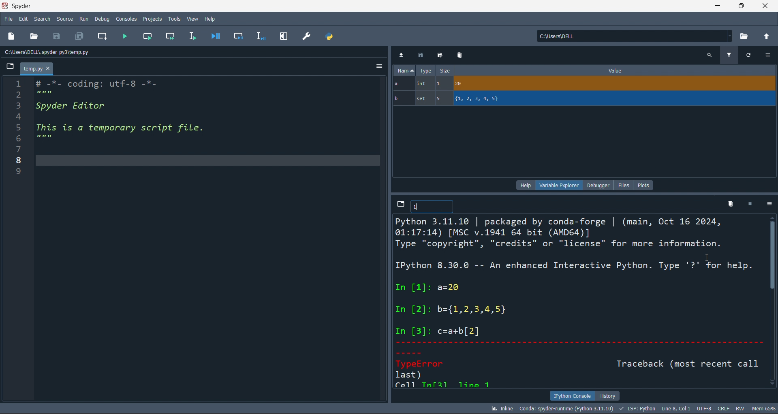 The height and width of the screenshot is (414, 778). Describe the element at coordinates (559, 185) in the screenshot. I see `variable explorer (selected))` at that location.